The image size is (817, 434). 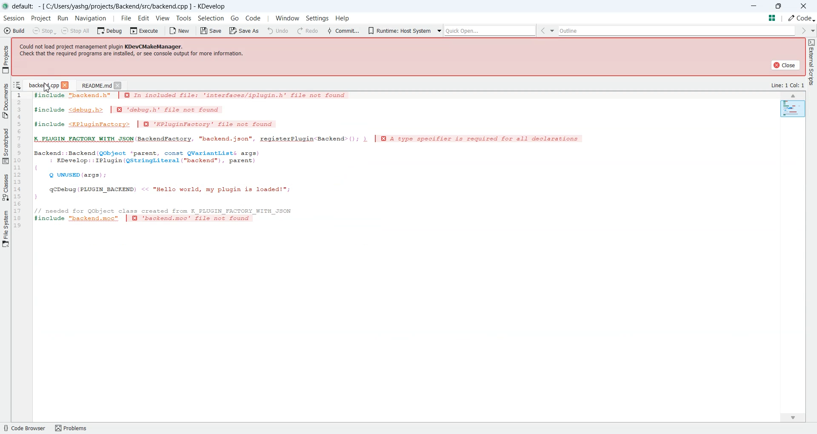 I want to click on Stop All, so click(x=77, y=31).